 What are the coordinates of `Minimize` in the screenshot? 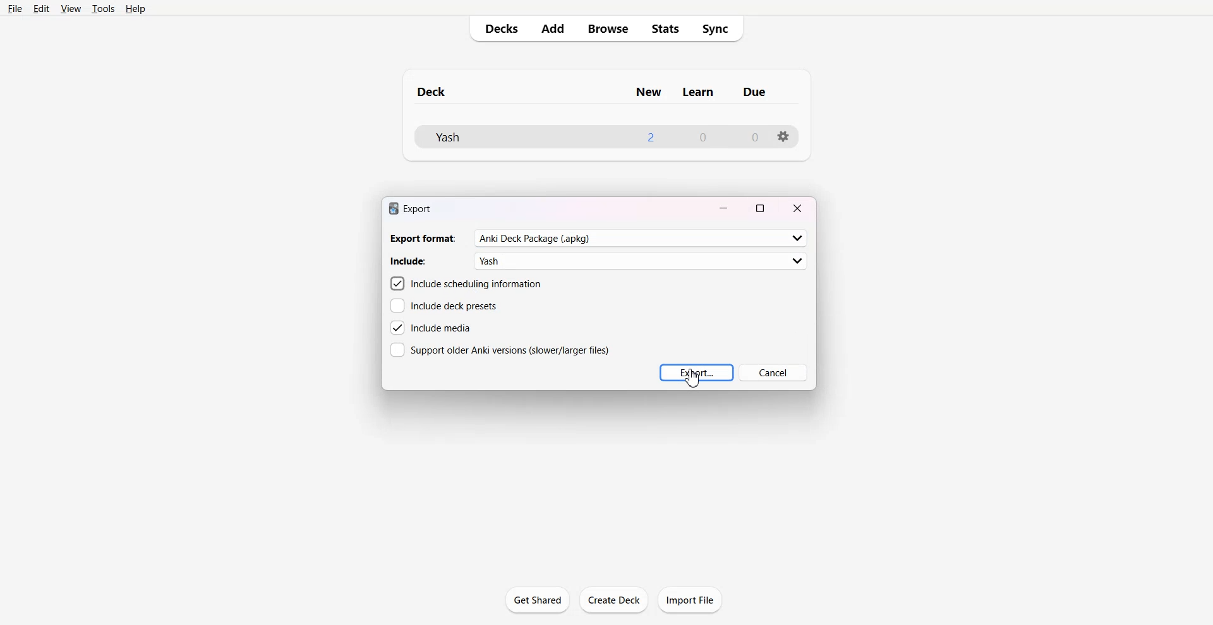 It's located at (725, 206).